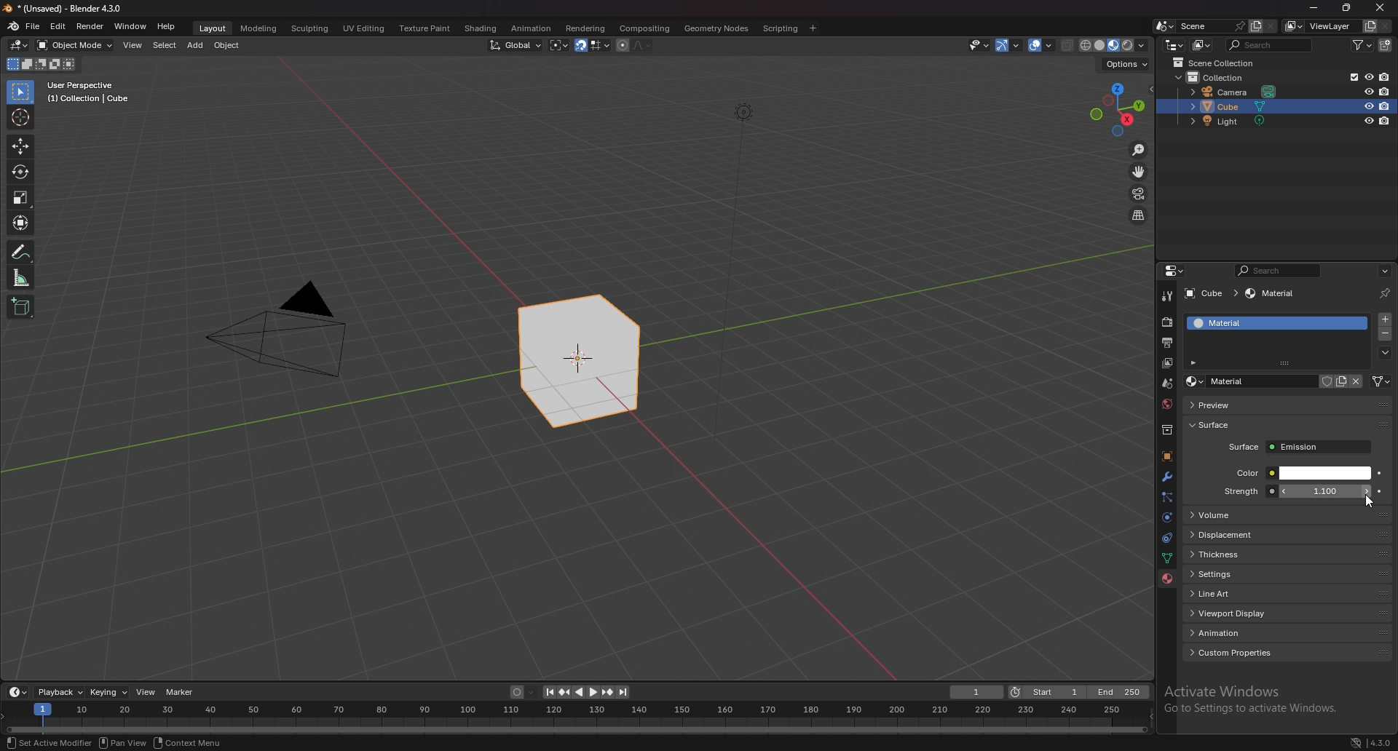  Describe the element at coordinates (1138, 215) in the screenshot. I see `perspective/orthographic mode` at that location.